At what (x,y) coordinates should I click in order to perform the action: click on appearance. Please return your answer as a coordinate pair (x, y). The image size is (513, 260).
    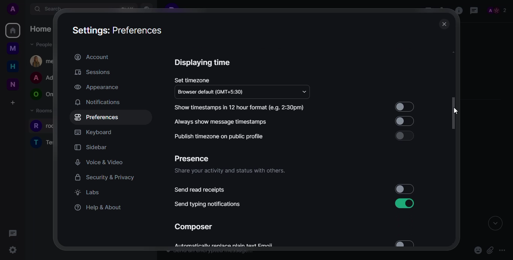
    Looking at the image, I should click on (96, 88).